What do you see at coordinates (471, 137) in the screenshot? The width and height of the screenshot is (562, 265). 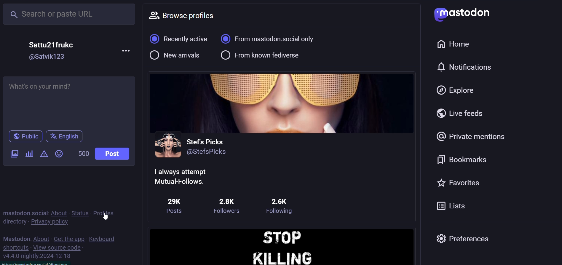 I see `private mention` at bounding box center [471, 137].